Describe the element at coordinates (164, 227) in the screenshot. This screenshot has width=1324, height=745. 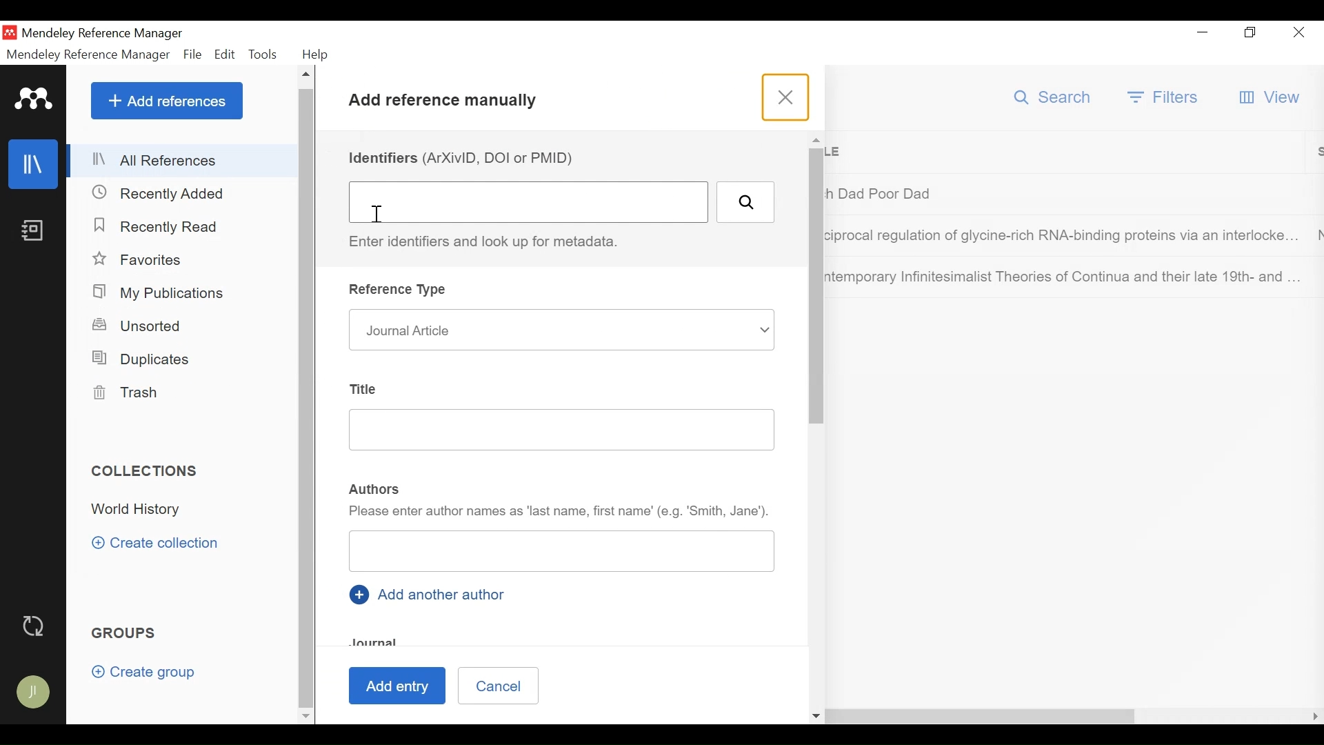
I see `Recently Read` at that location.